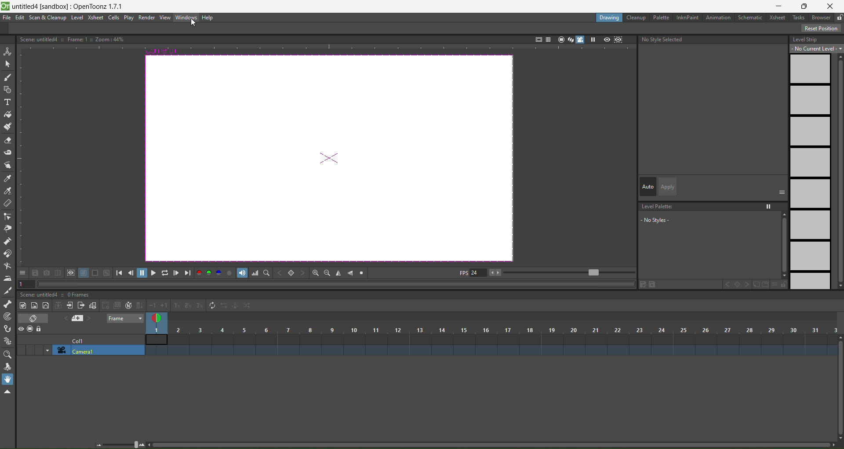  What do you see at coordinates (779, 18) in the screenshot?
I see `xsheet` at bounding box center [779, 18].